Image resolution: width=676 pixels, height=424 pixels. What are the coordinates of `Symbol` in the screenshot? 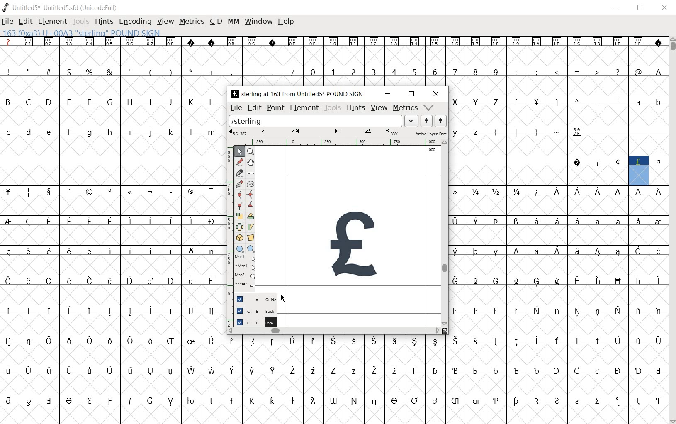 It's located at (88, 371).